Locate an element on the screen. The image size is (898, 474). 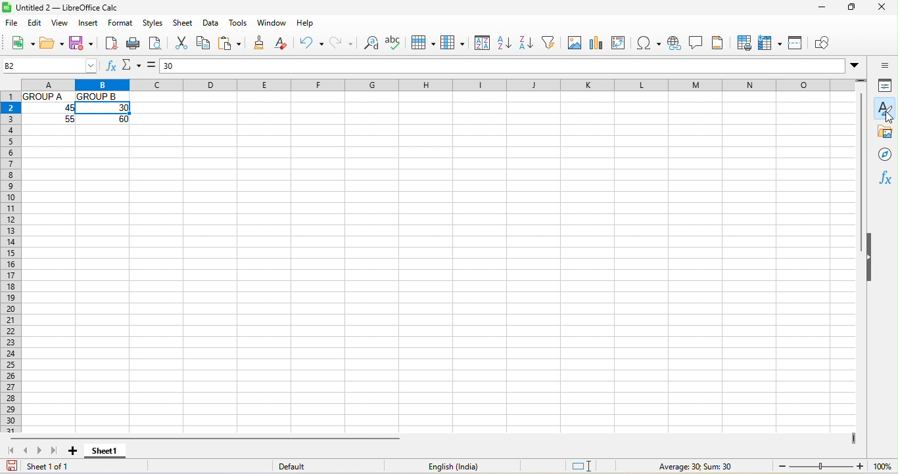
help is located at coordinates (306, 24).